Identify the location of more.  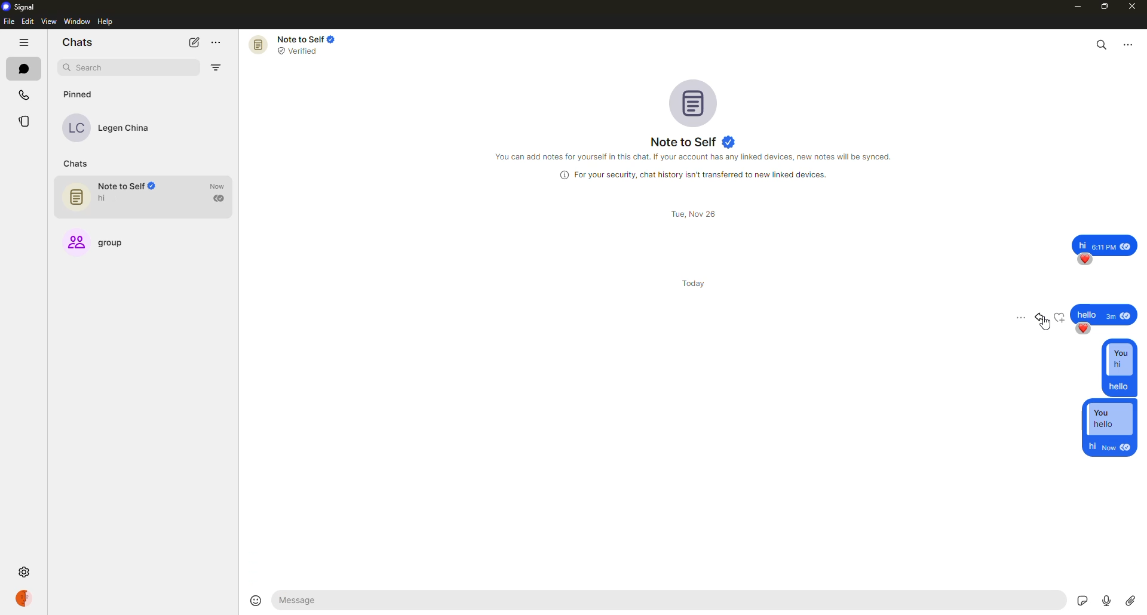
(1129, 44).